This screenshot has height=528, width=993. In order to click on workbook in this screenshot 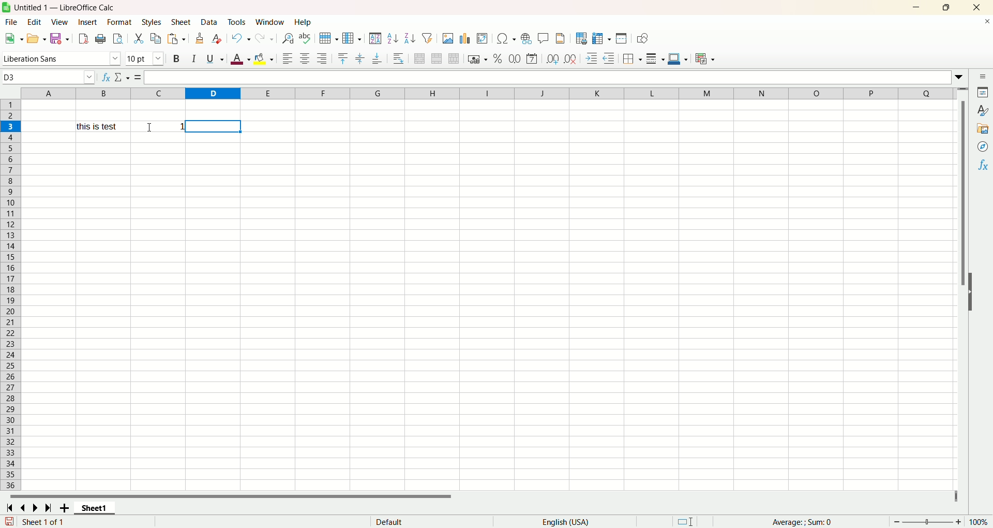, I will do `click(487, 310)`.